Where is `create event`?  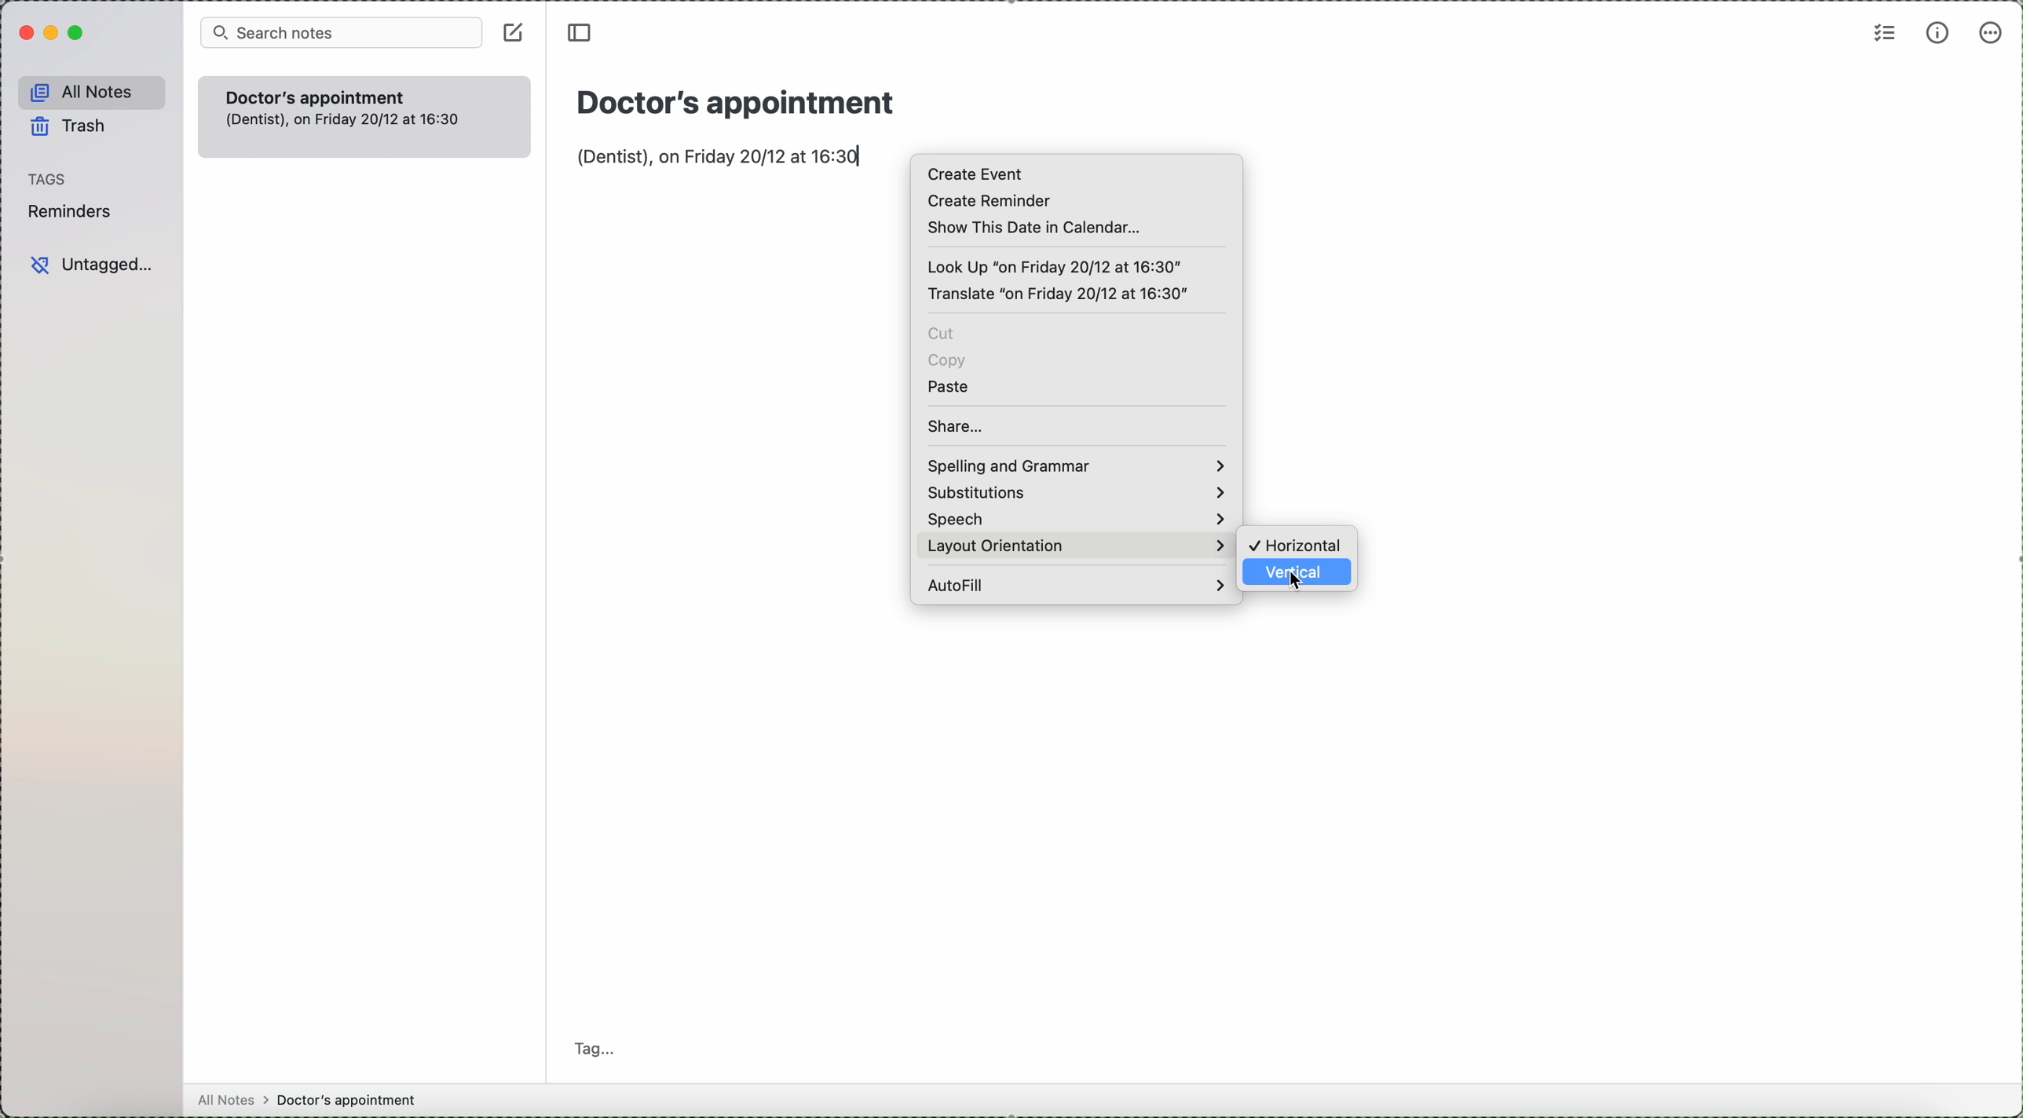 create event is located at coordinates (977, 174).